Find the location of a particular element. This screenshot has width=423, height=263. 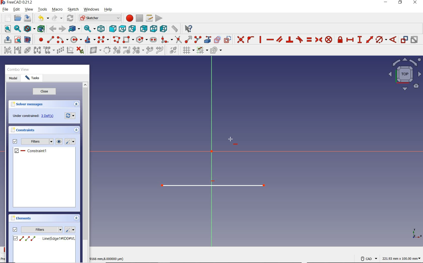

MEASURE DISTANCE is located at coordinates (175, 29).